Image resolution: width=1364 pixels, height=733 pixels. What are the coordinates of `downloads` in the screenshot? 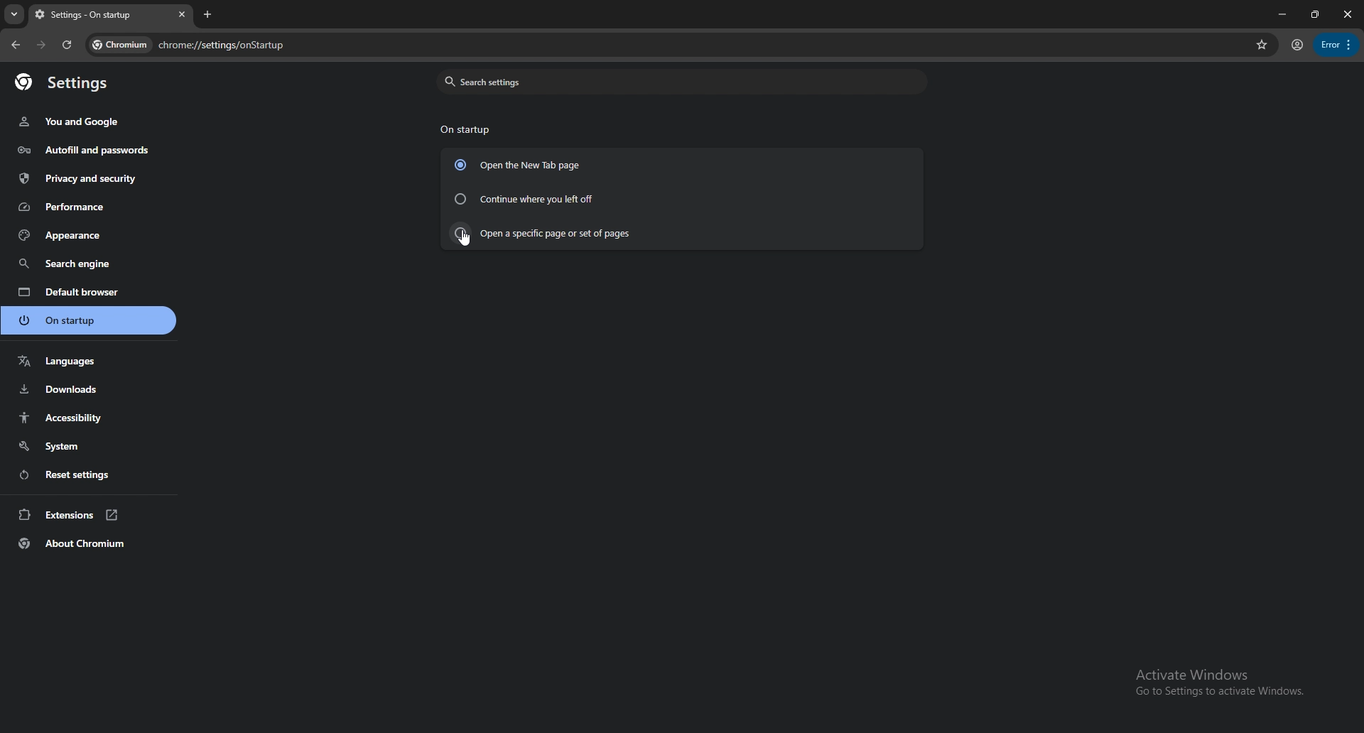 It's located at (87, 389).